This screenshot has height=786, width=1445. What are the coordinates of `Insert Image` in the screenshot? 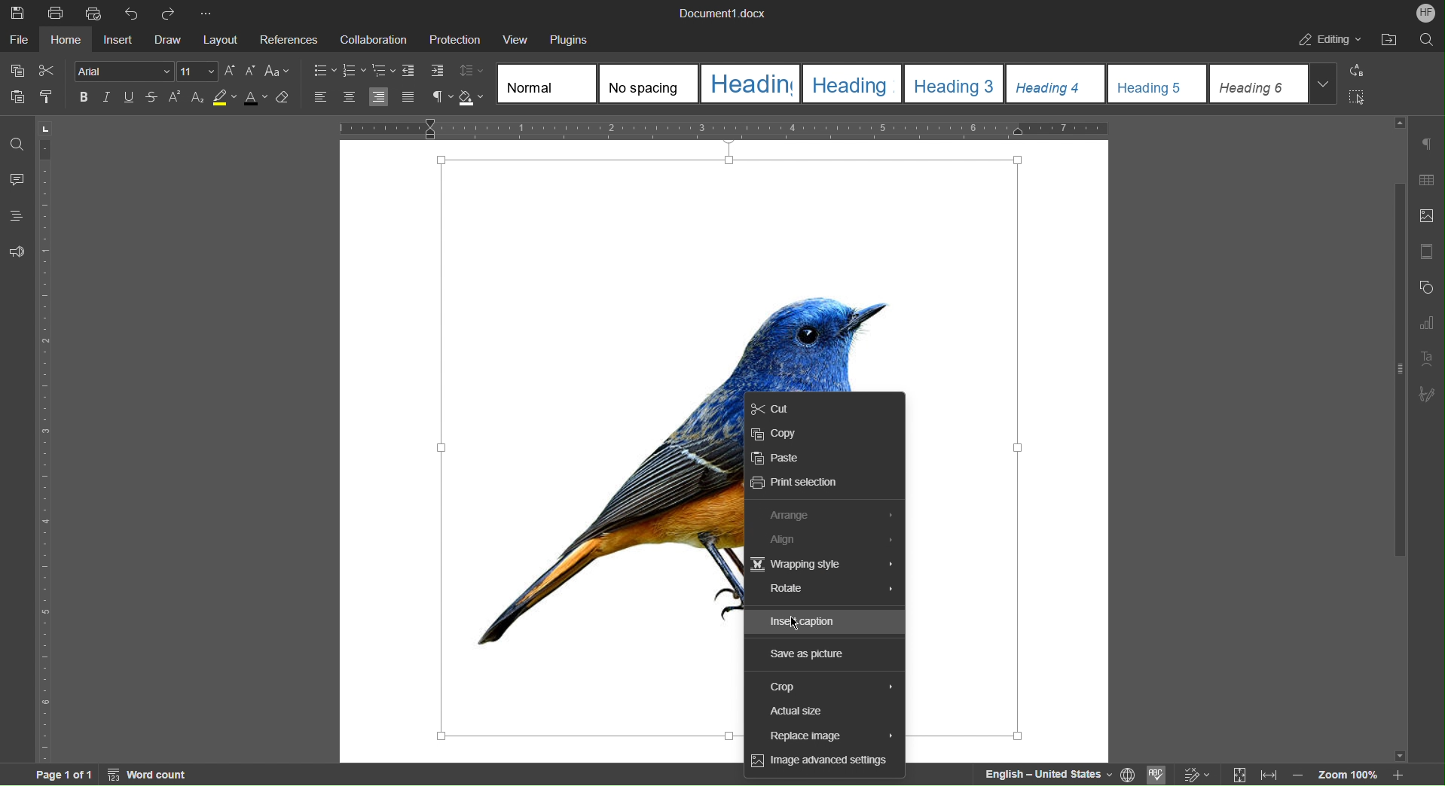 It's located at (1424, 218).